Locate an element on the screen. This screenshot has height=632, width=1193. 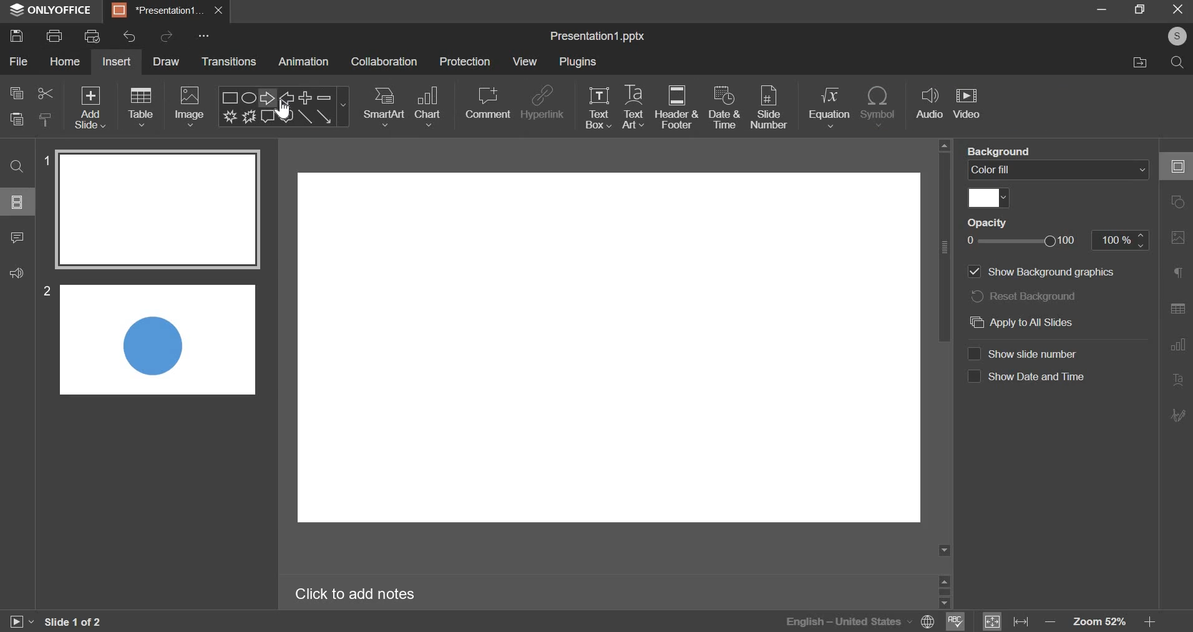
slide editor (empty) is located at coordinates (610, 348).